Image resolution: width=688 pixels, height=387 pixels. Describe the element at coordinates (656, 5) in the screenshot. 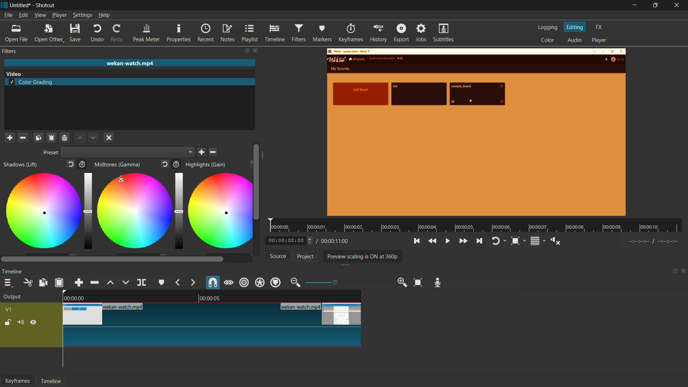

I see `maximize` at that location.